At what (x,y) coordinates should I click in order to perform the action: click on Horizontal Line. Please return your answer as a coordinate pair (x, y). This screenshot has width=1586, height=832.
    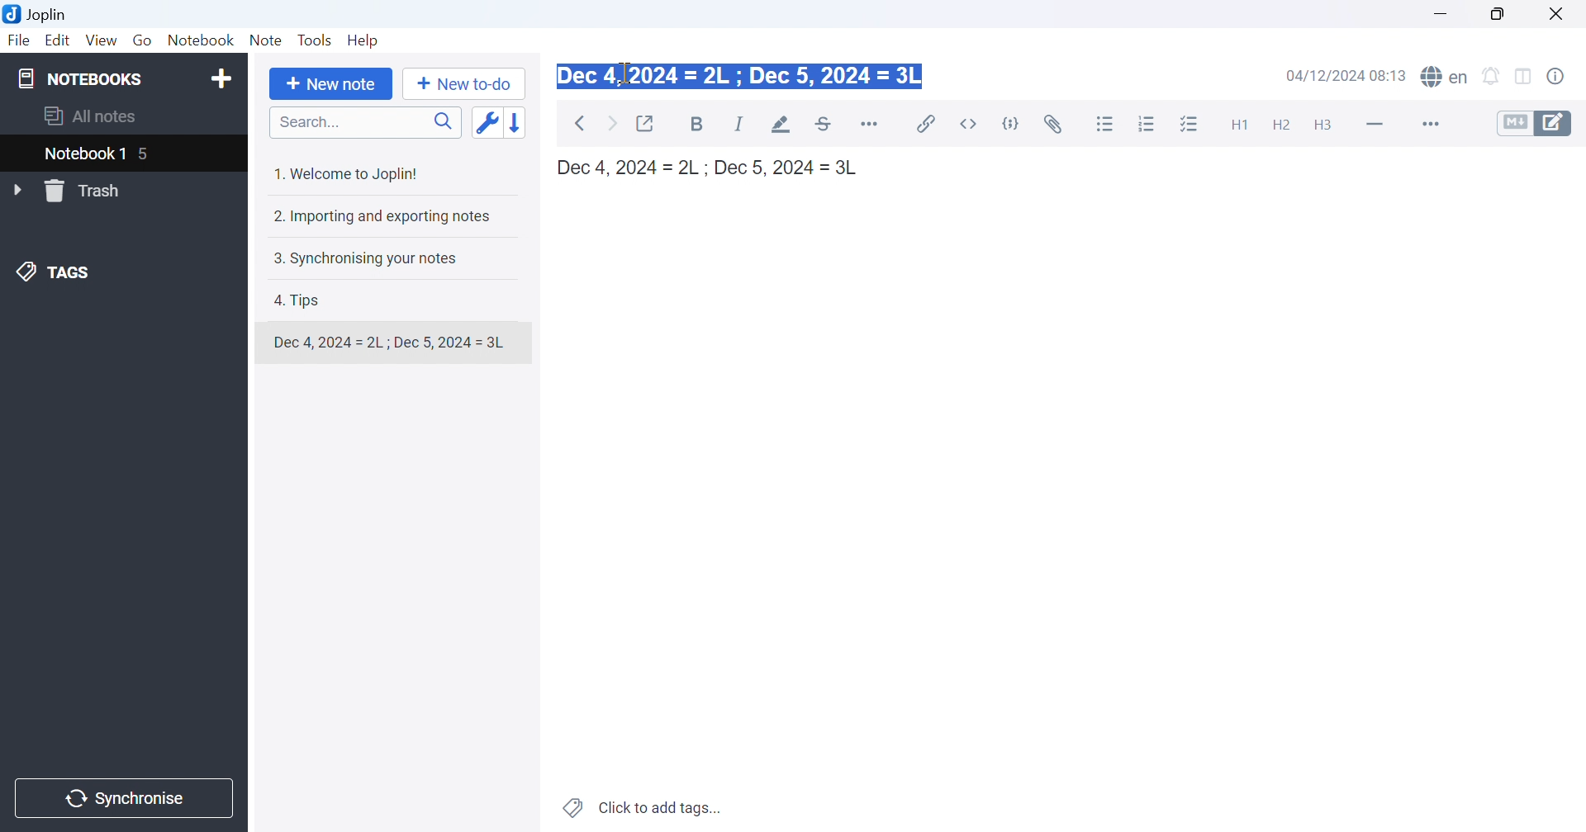
    Looking at the image, I should click on (1374, 125).